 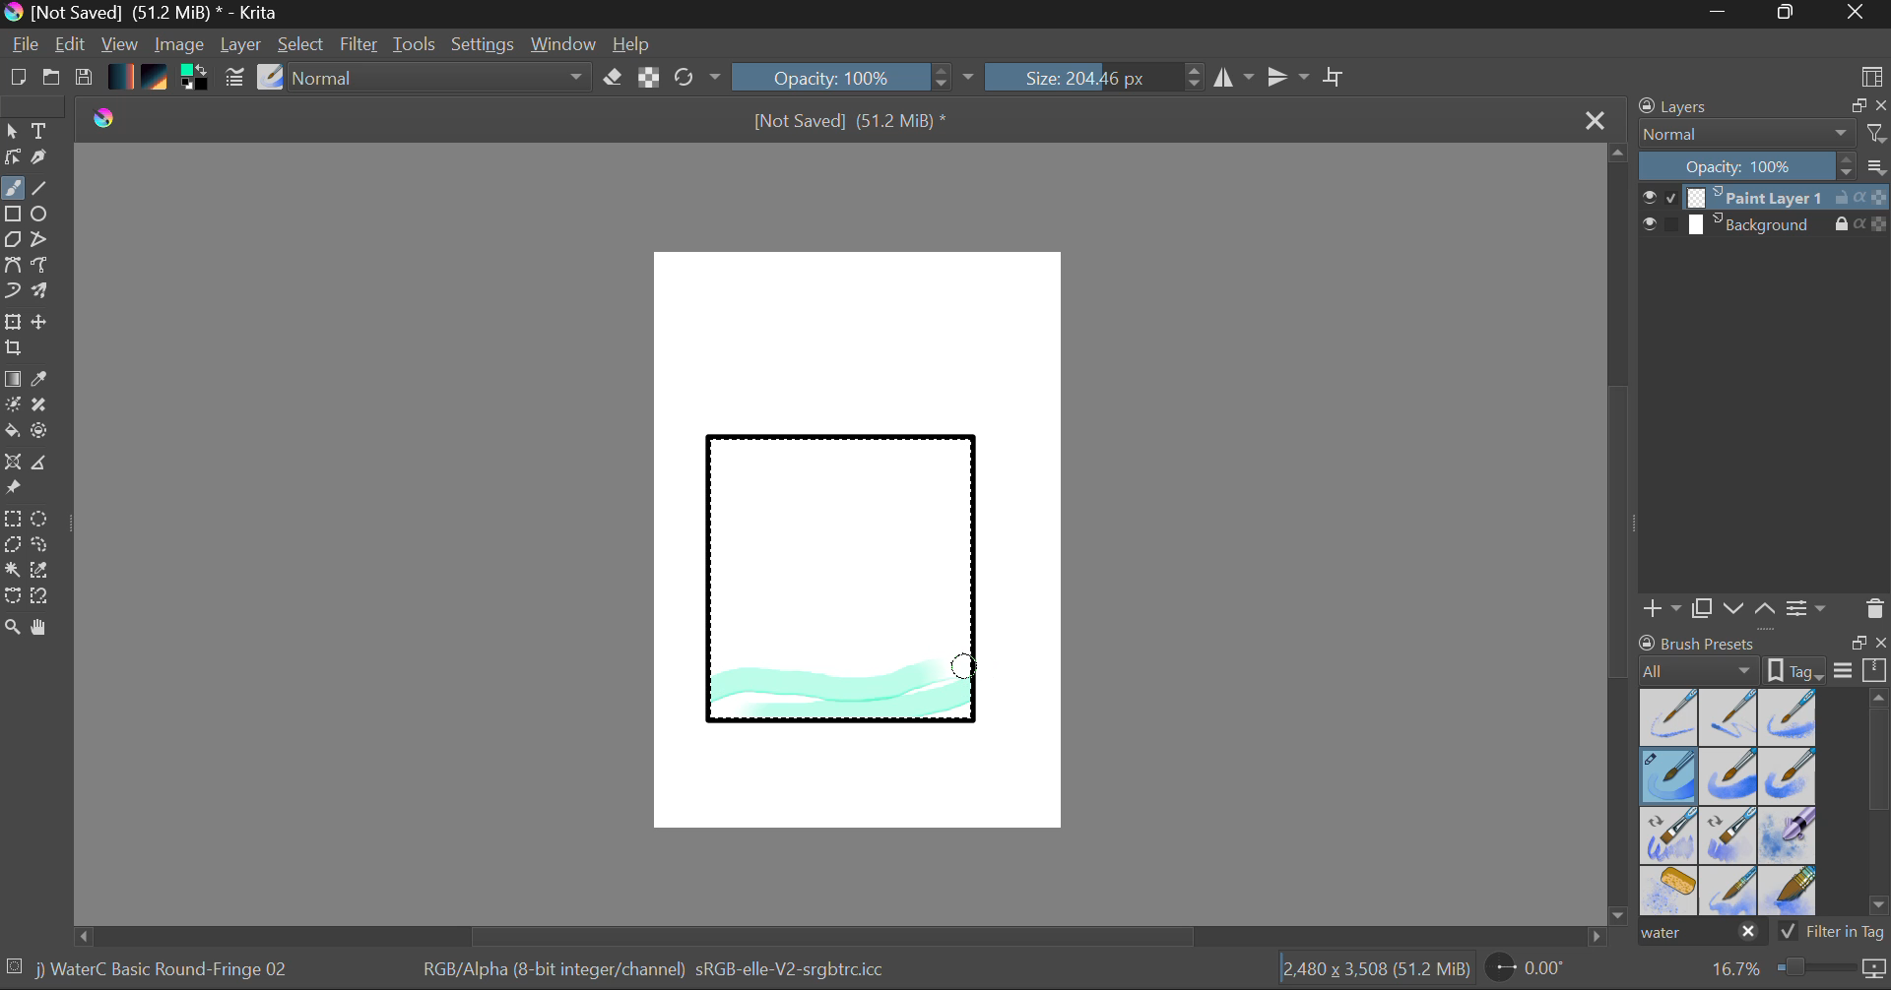 I want to click on Layer, so click(x=243, y=44).